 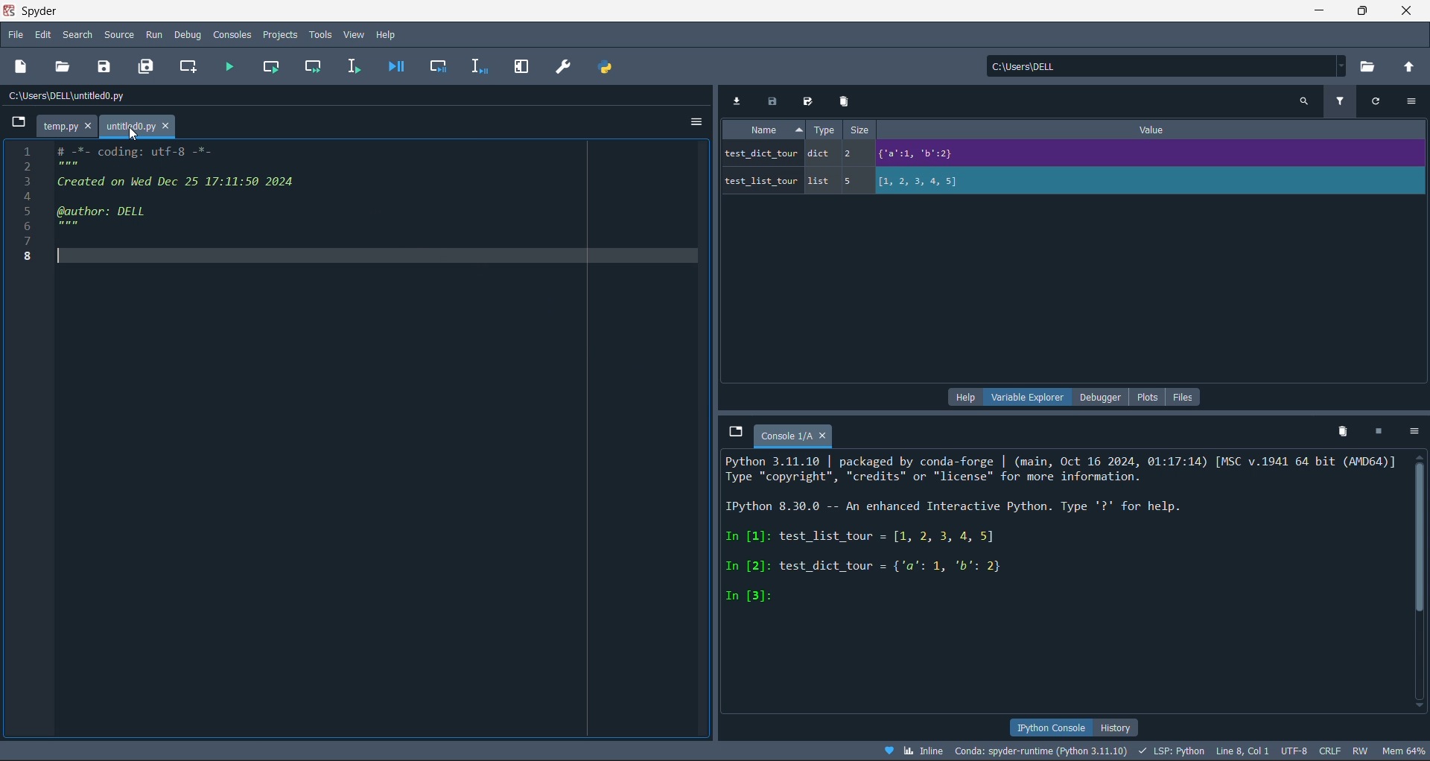 I want to click on new file, so click(x=22, y=65).